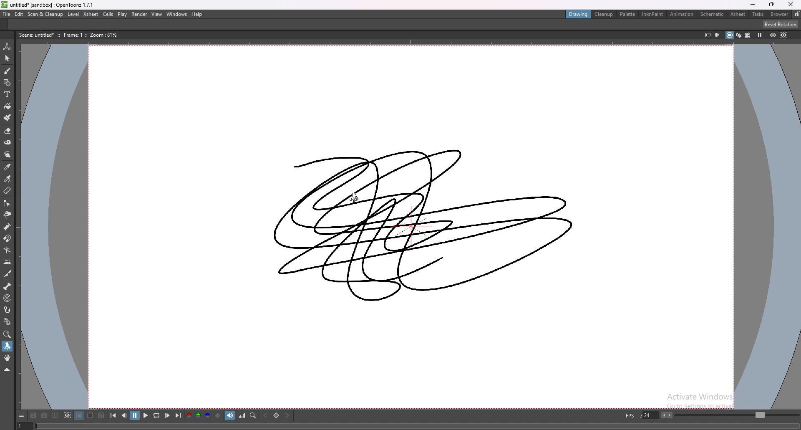  What do you see at coordinates (7, 334) in the screenshot?
I see `zoom` at bounding box center [7, 334].